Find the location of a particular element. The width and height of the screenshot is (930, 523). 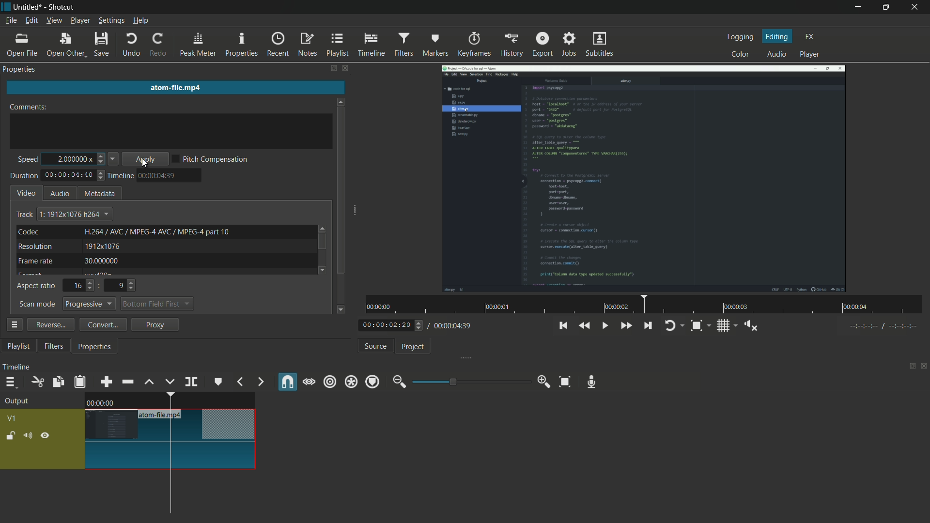

close app is located at coordinates (917, 7).